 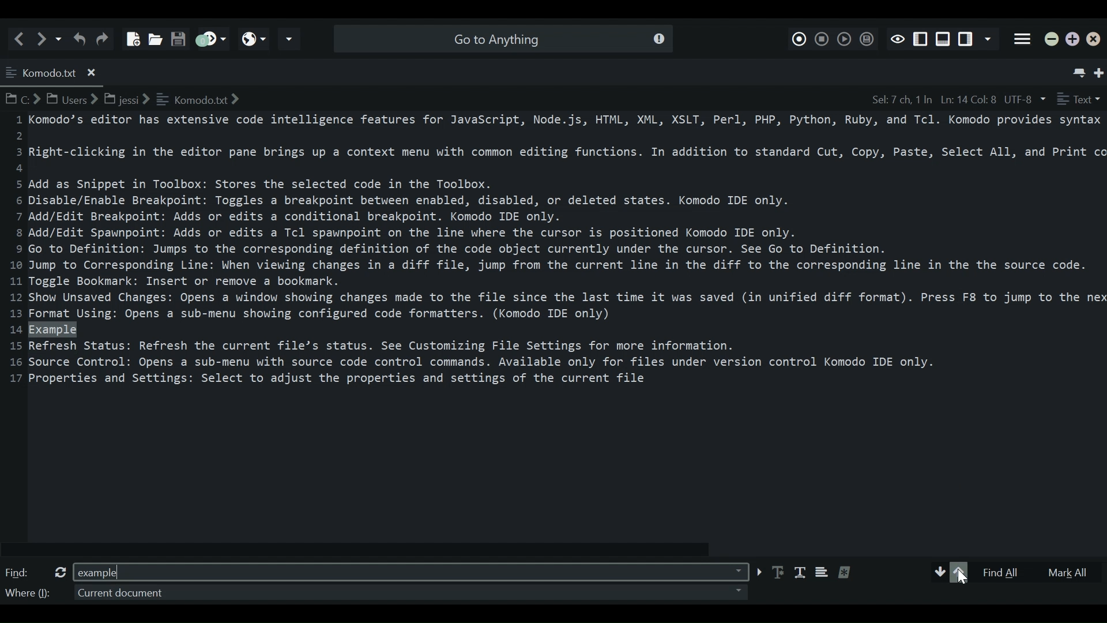 What do you see at coordinates (153, 36) in the screenshot?
I see `Open` at bounding box center [153, 36].